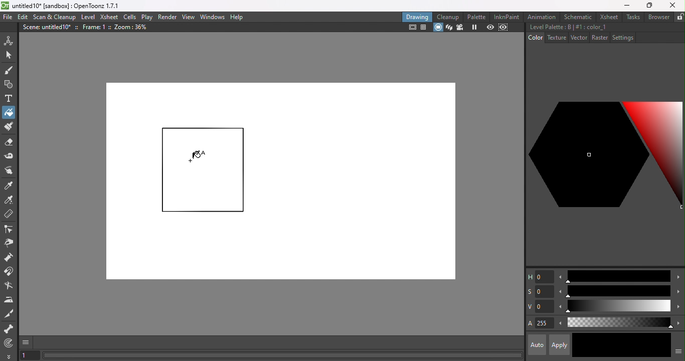 The image size is (685, 361). Describe the element at coordinates (537, 345) in the screenshot. I see `Auto` at that location.